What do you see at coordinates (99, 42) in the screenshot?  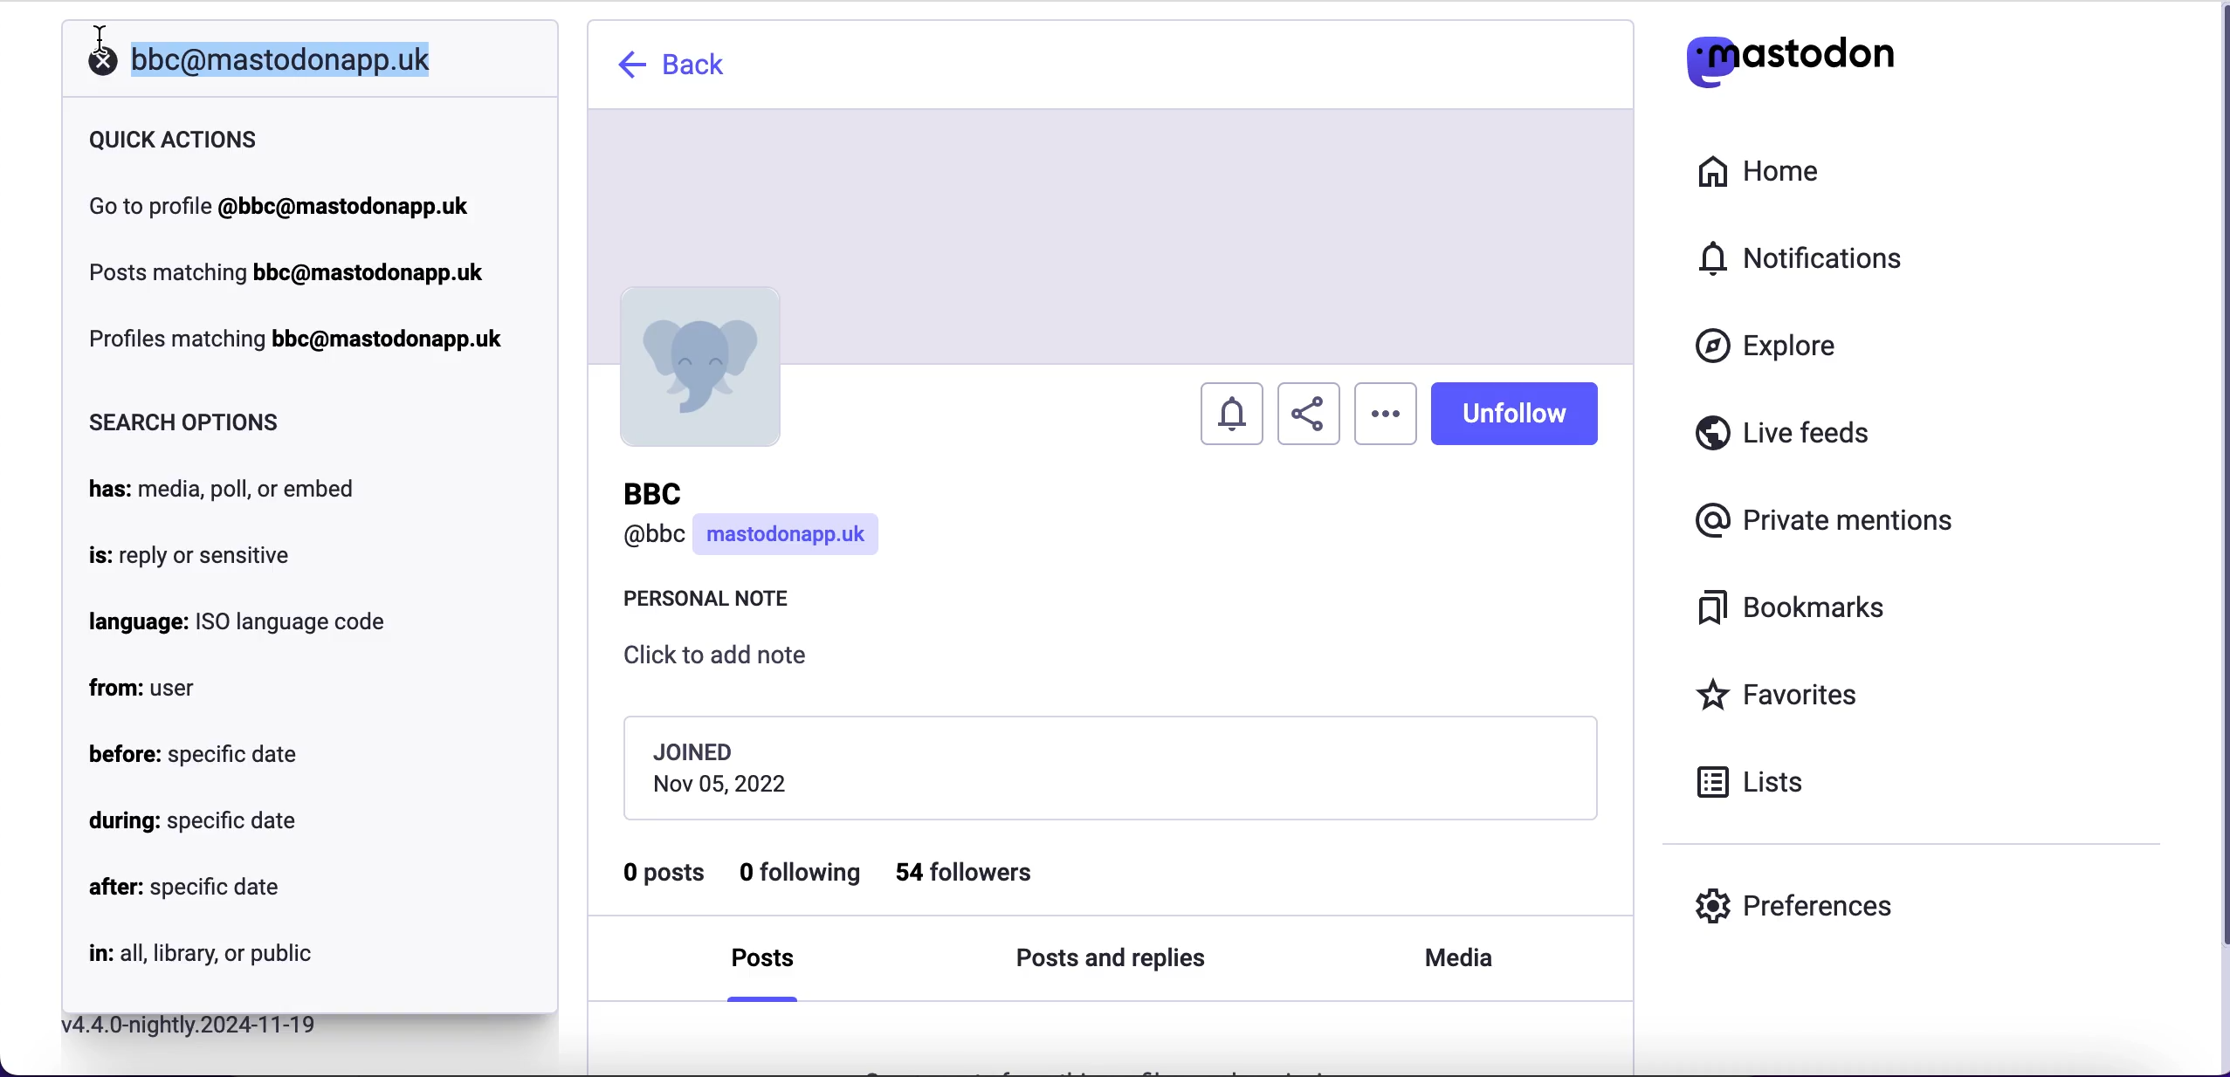 I see `text cursor` at bounding box center [99, 42].